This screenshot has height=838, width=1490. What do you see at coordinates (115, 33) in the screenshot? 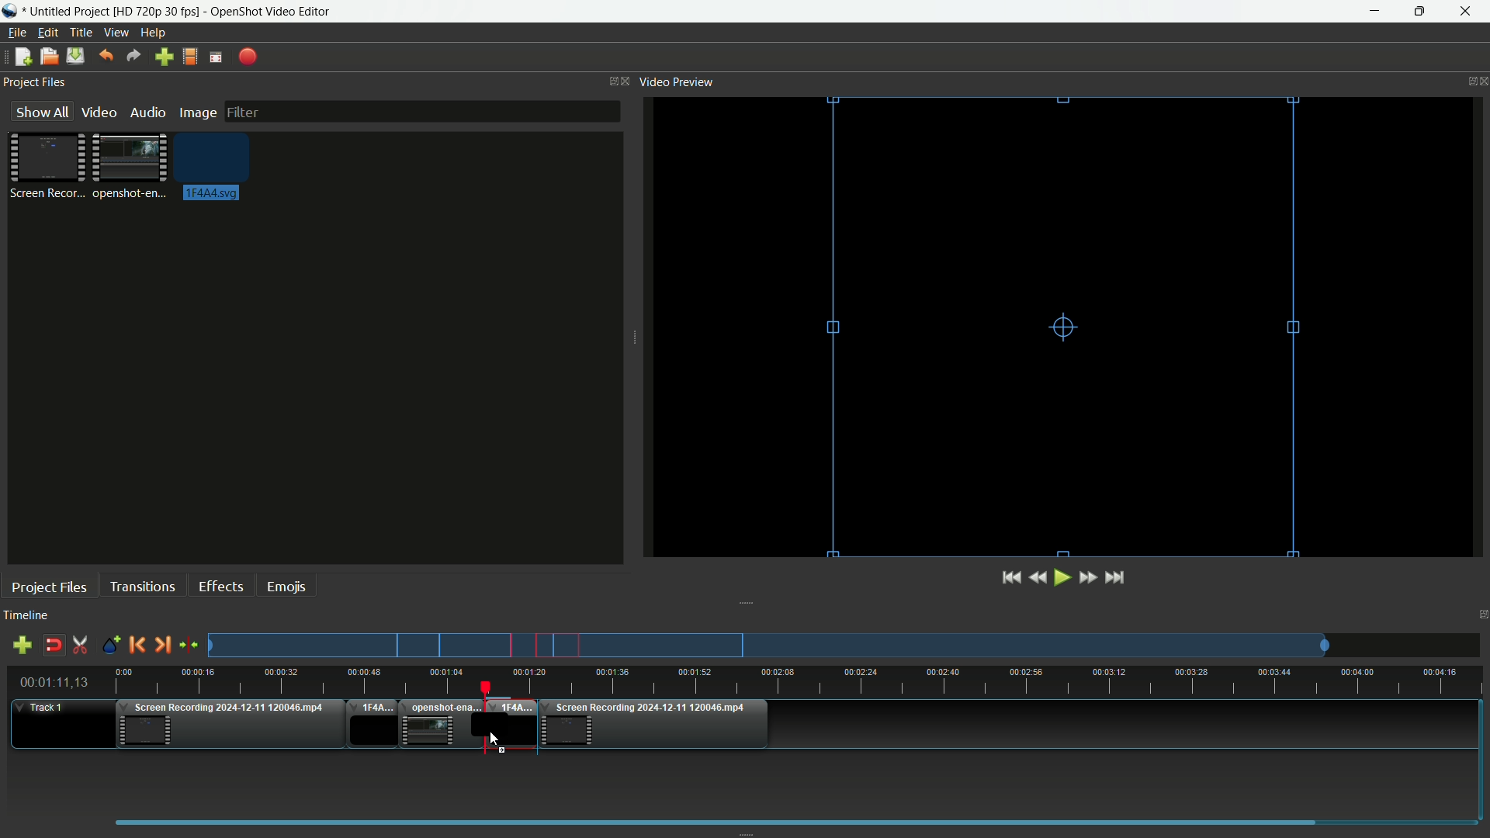
I see `View menu` at bounding box center [115, 33].